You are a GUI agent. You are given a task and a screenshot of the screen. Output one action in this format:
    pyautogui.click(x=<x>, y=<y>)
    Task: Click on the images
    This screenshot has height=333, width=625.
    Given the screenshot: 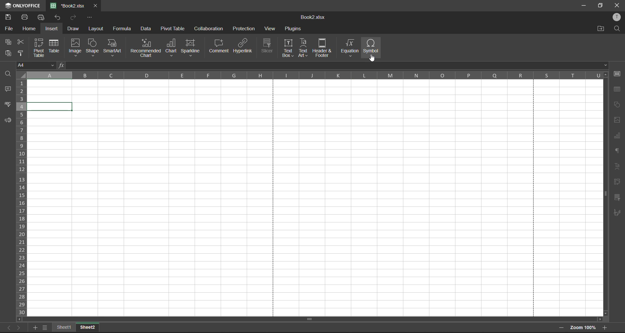 What is the action you would take?
    pyautogui.click(x=616, y=120)
    